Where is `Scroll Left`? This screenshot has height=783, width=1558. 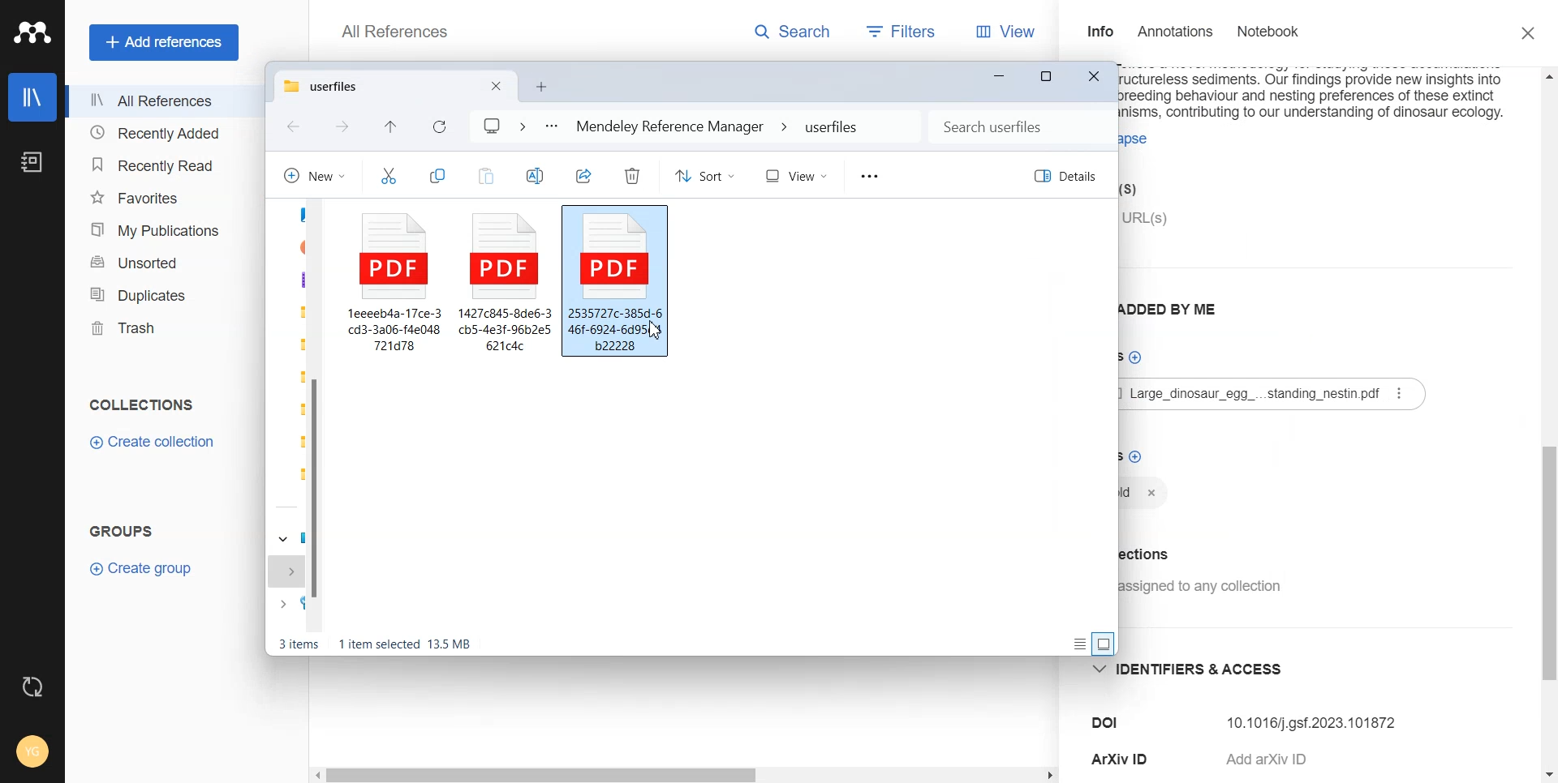 Scroll Left is located at coordinates (315, 775).